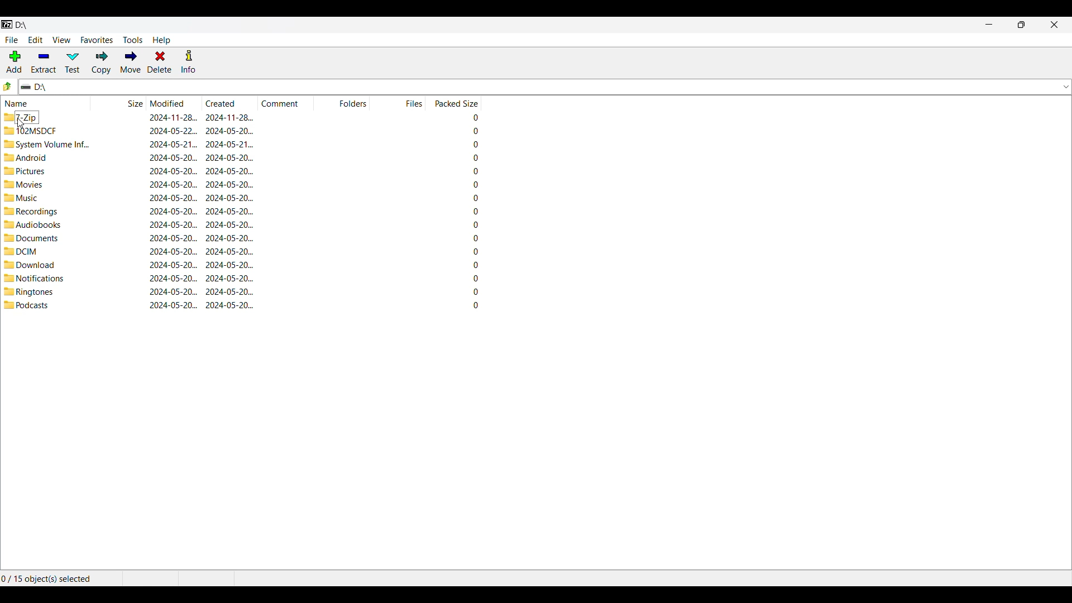 This screenshot has width=1072, height=603. Describe the element at coordinates (175, 103) in the screenshot. I see `Modified column` at that location.